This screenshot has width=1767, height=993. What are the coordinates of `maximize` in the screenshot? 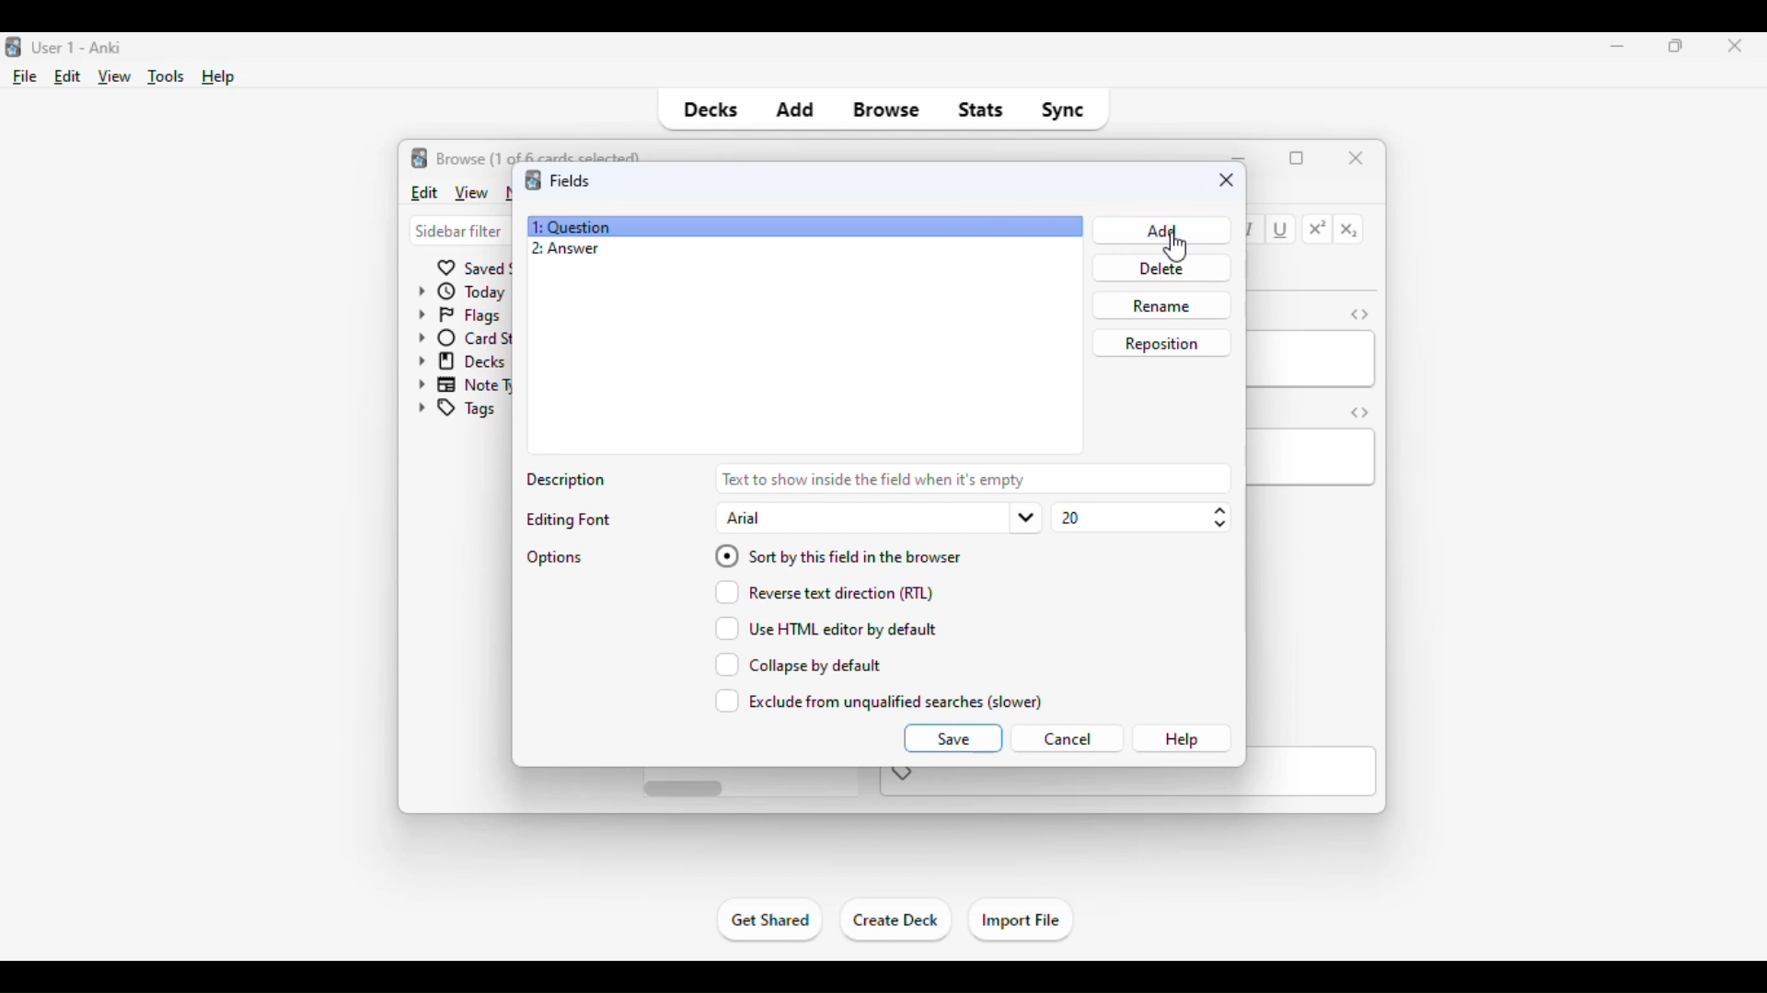 It's located at (1677, 45).